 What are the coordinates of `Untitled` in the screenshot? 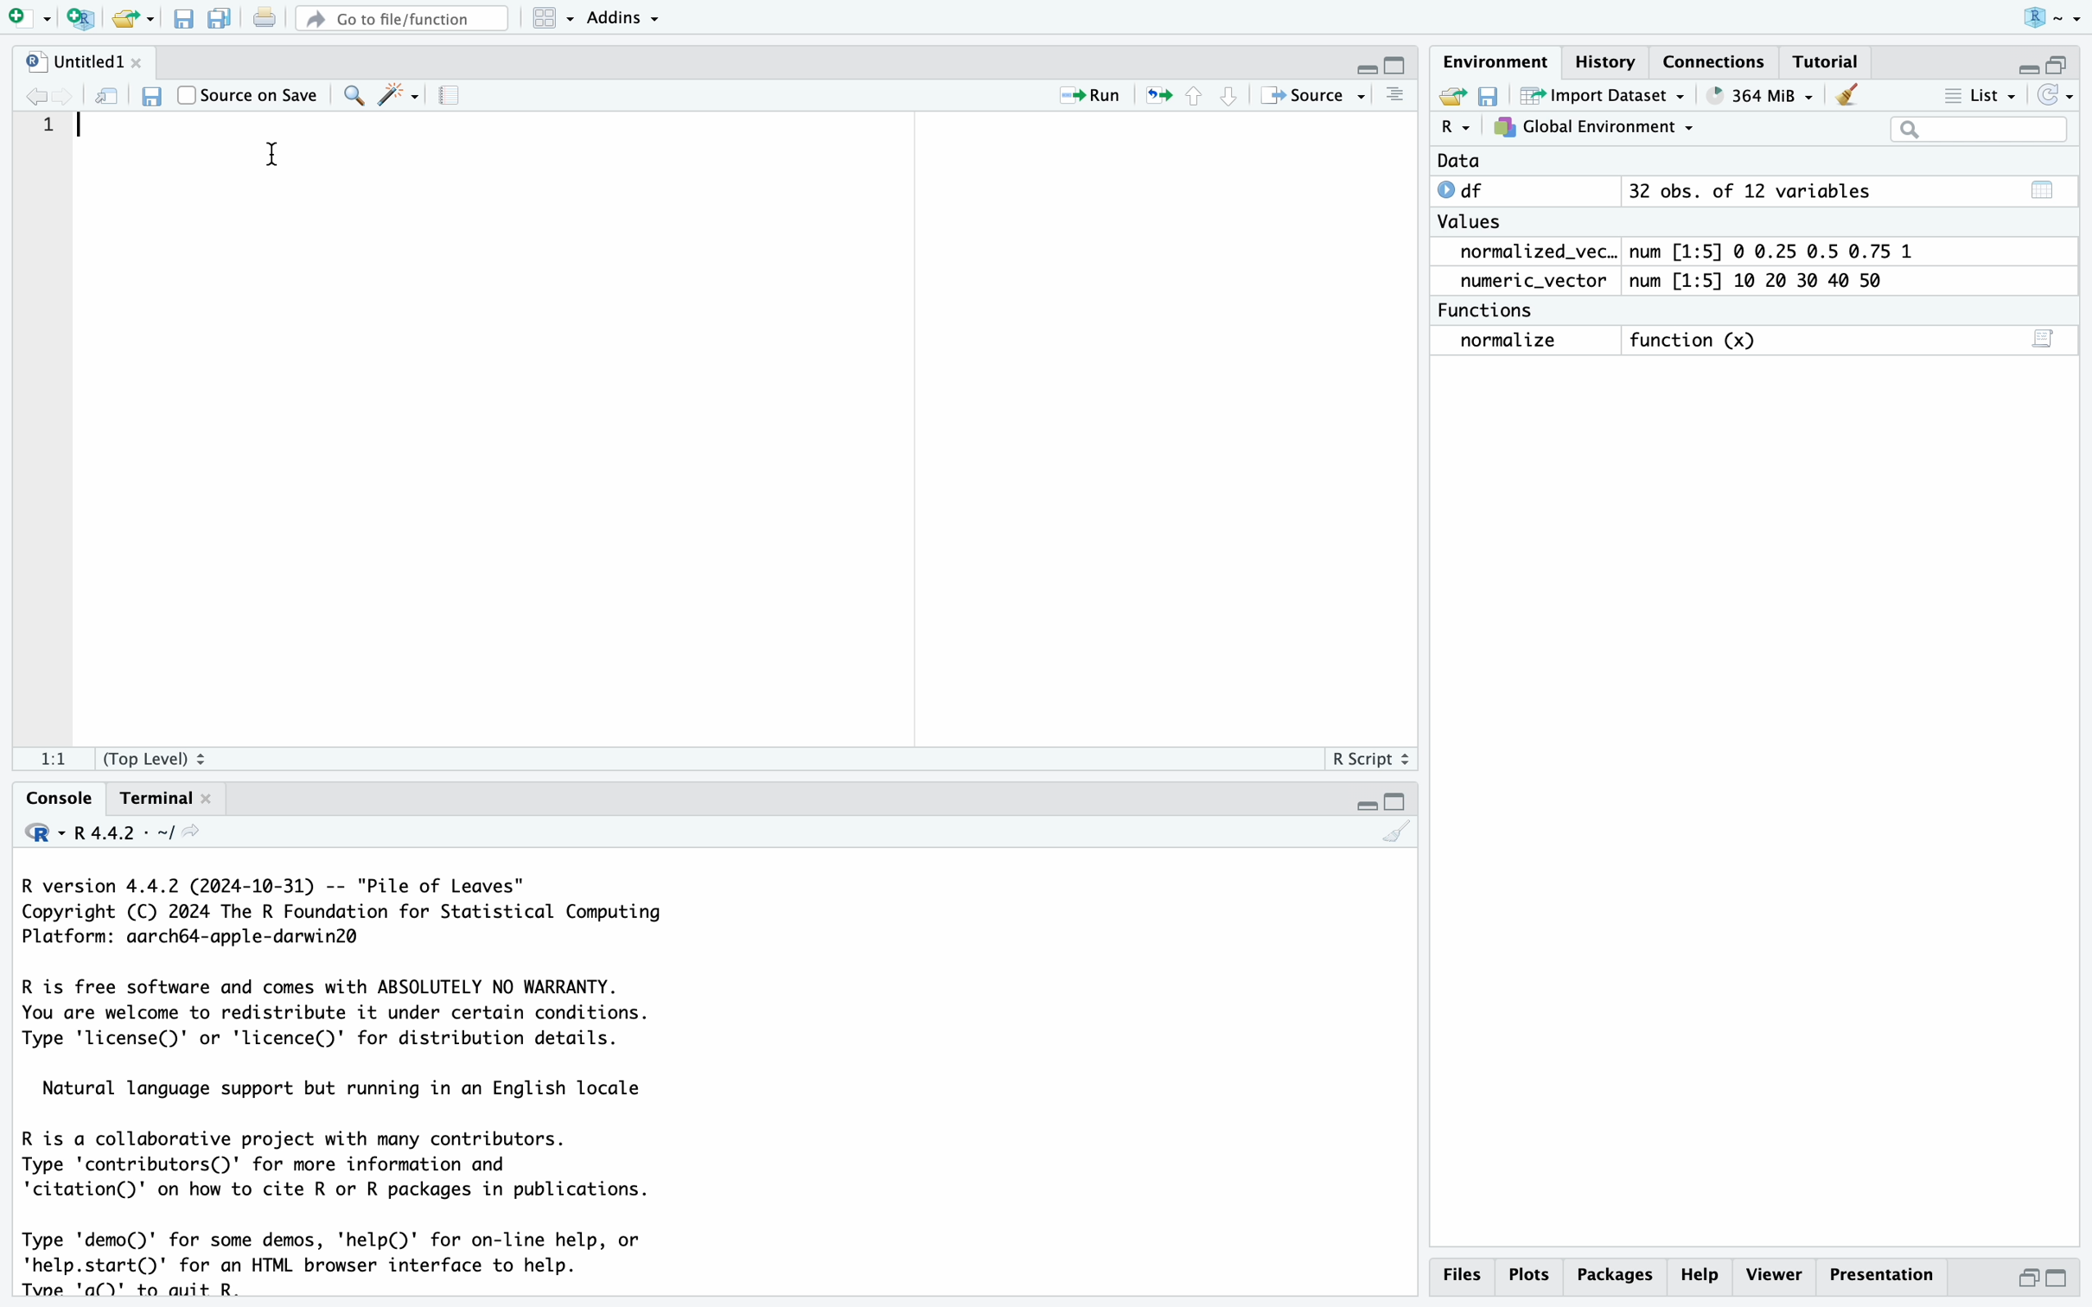 It's located at (82, 62).